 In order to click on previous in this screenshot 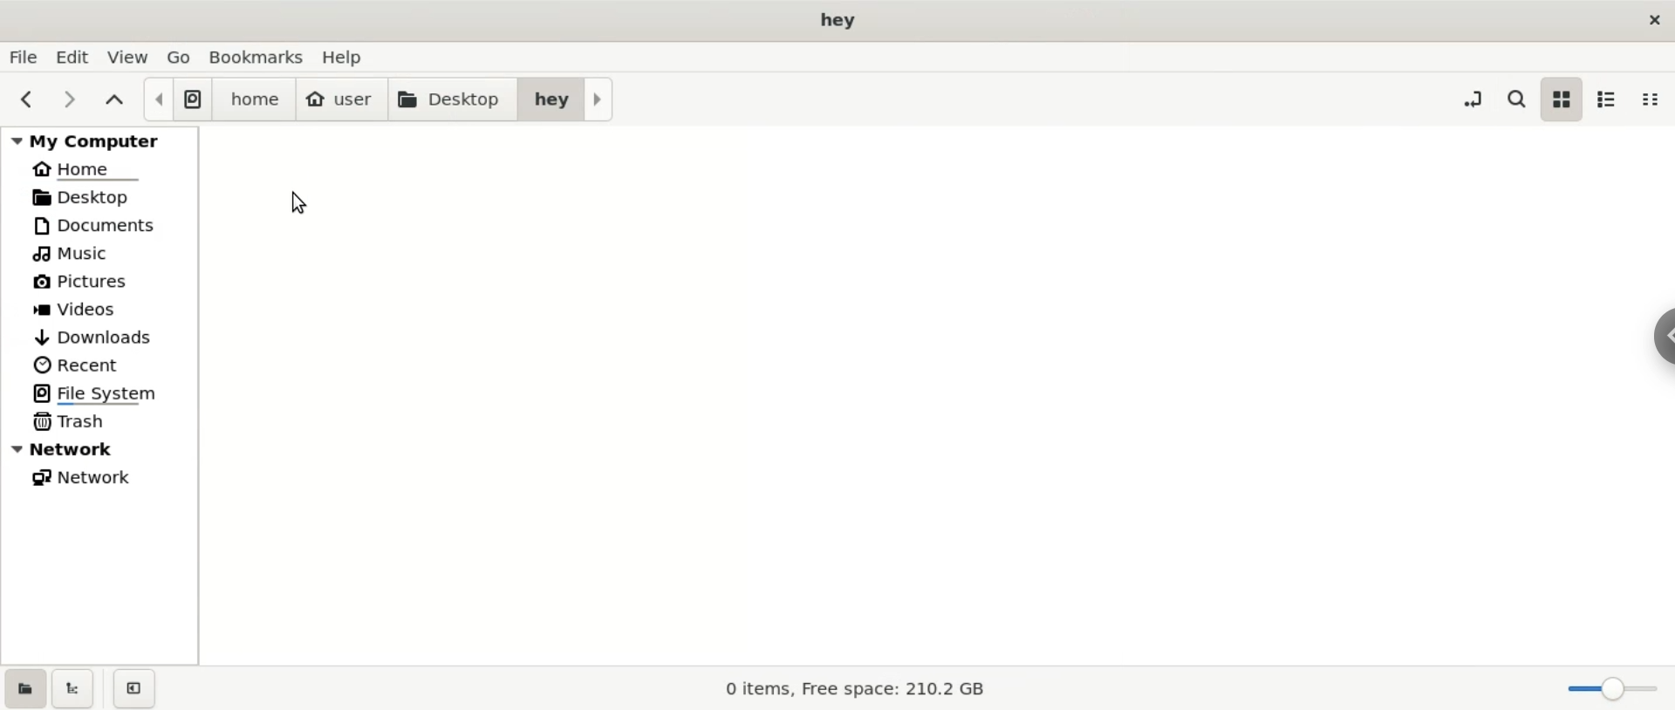, I will do `click(29, 100)`.